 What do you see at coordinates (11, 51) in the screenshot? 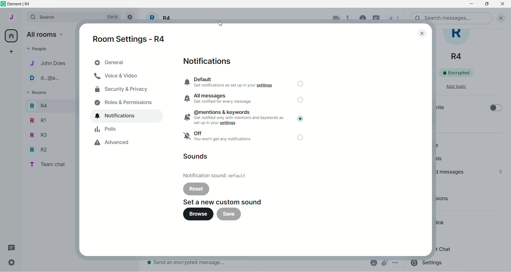
I see `create a space` at bounding box center [11, 51].